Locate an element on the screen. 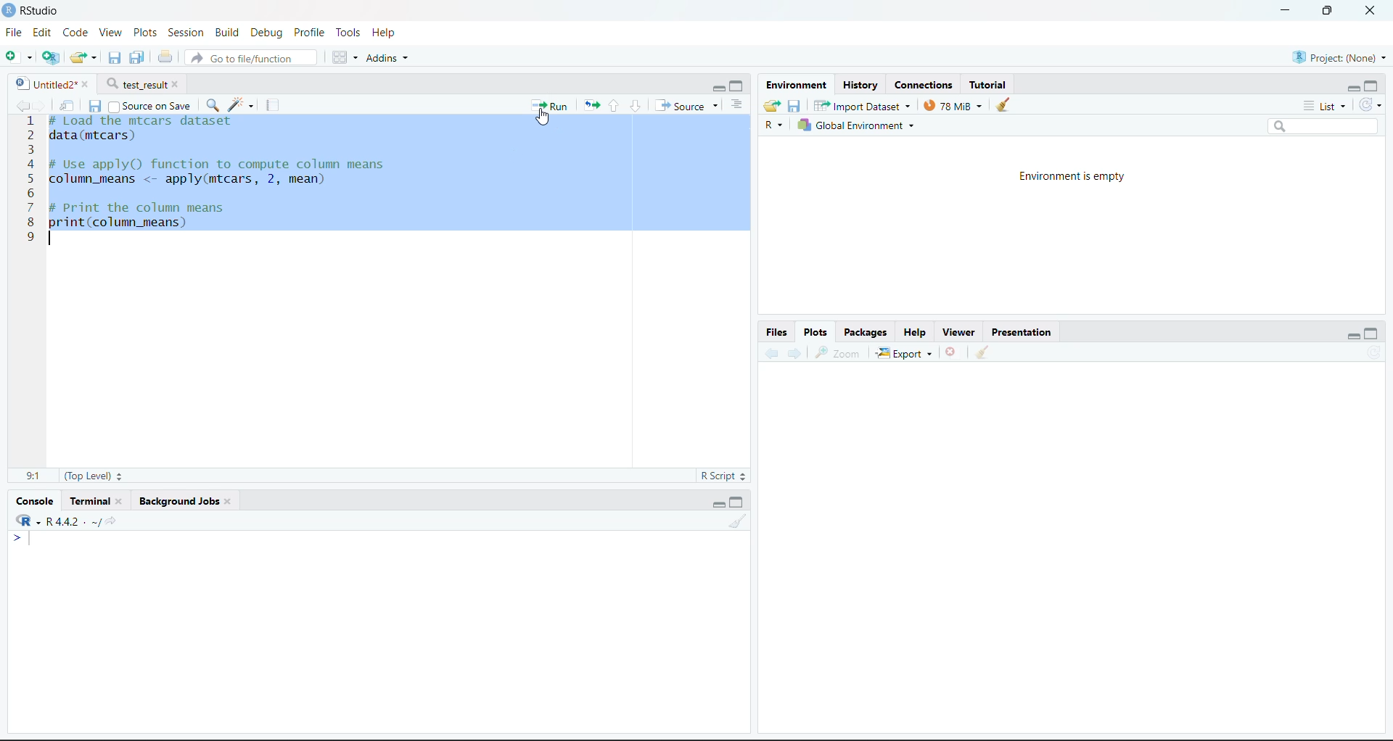 This screenshot has height=741, width=1393. Export is located at coordinates (906, 351).